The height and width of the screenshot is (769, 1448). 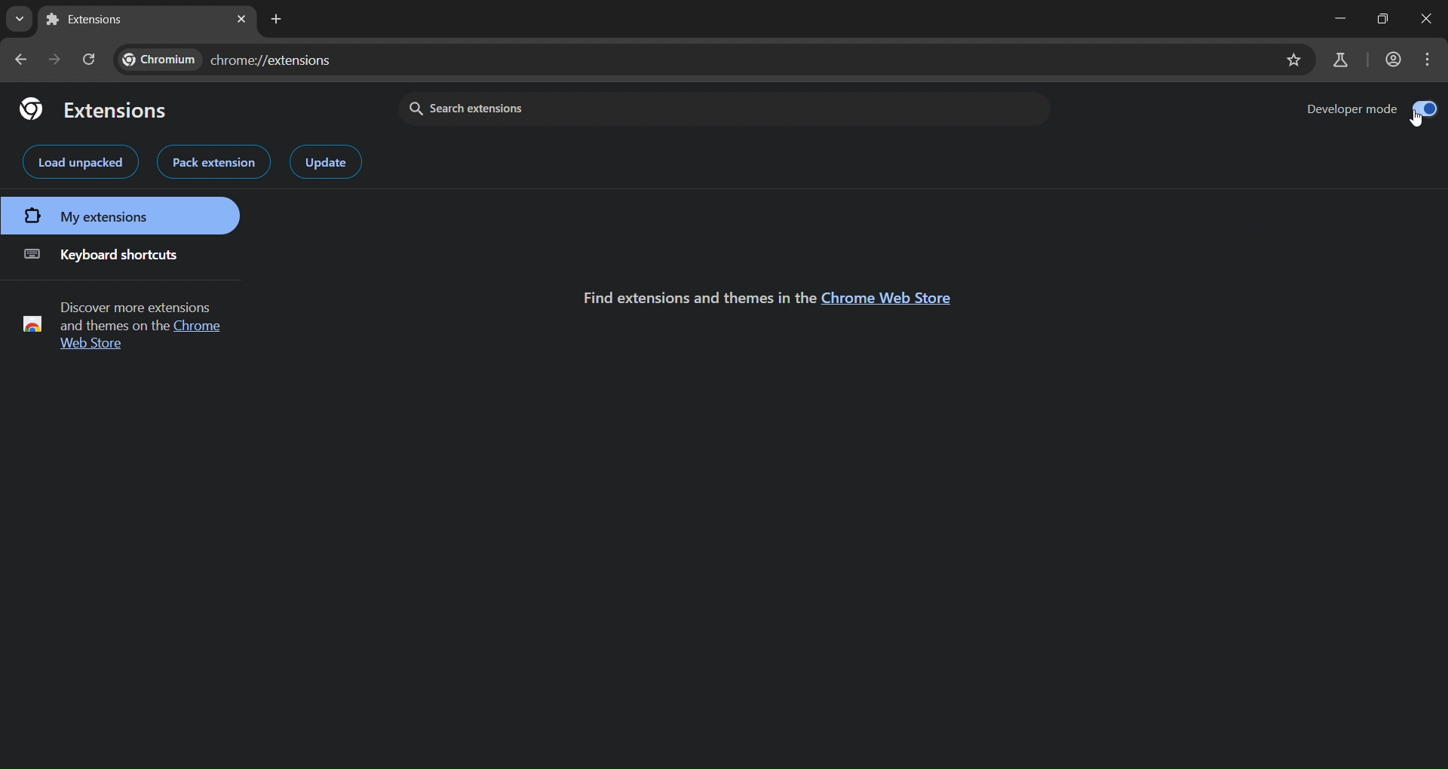 What do you see at coordinates (90, 59) in the screenshot?
I see `reload page` at bounding box center [90, 59].